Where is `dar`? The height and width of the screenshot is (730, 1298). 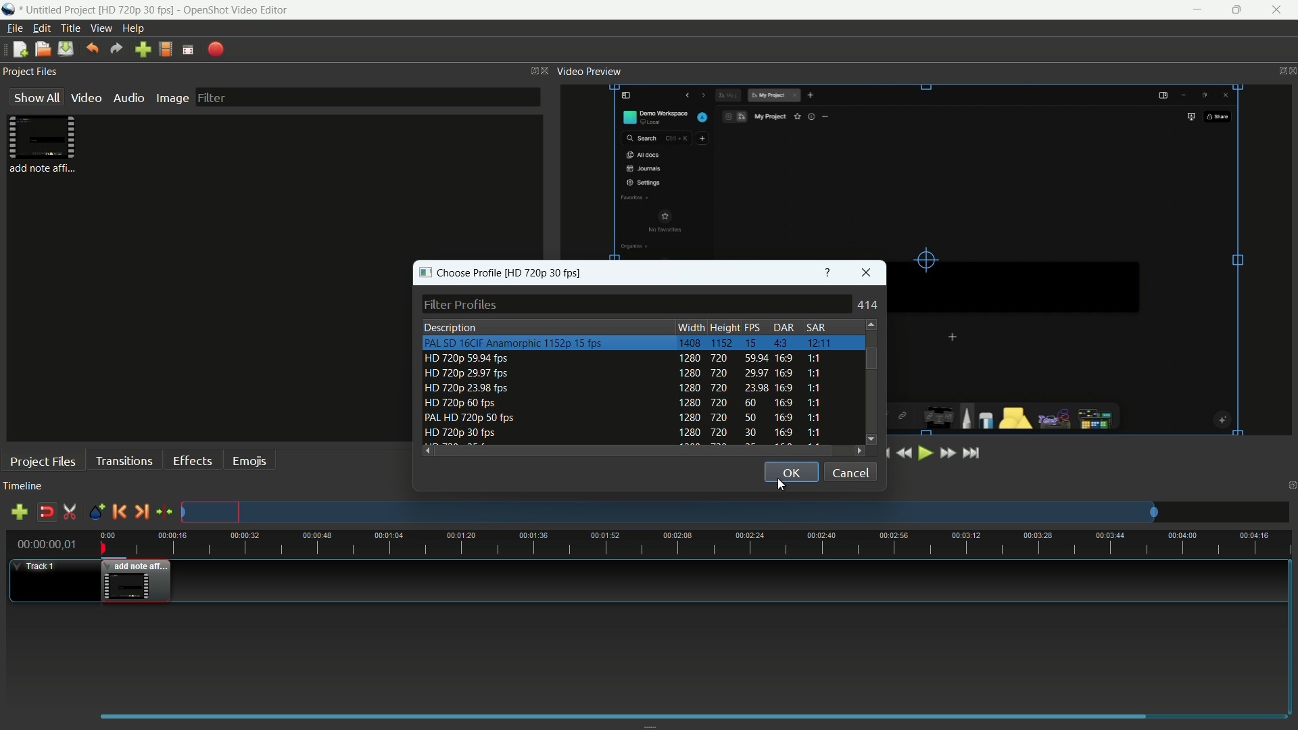 dar is located at coordinates (782, 327).